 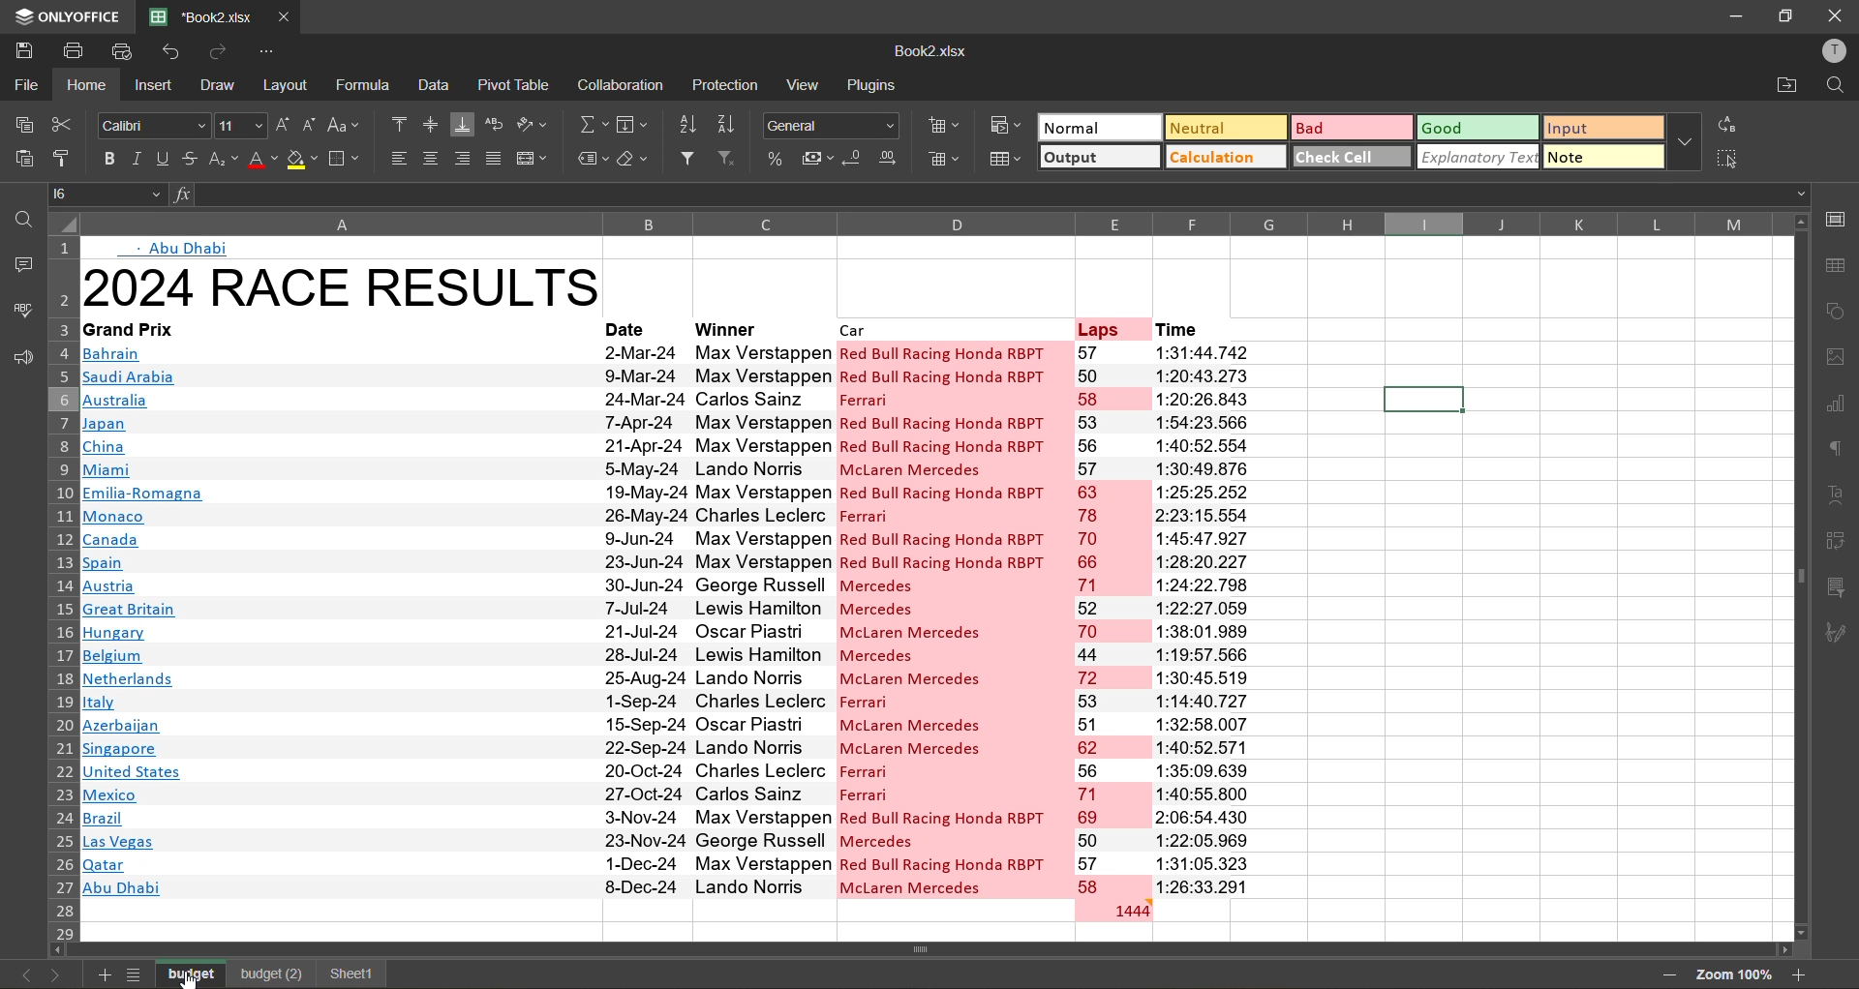 I want to click on grand prix, so click(x=322, y=329).